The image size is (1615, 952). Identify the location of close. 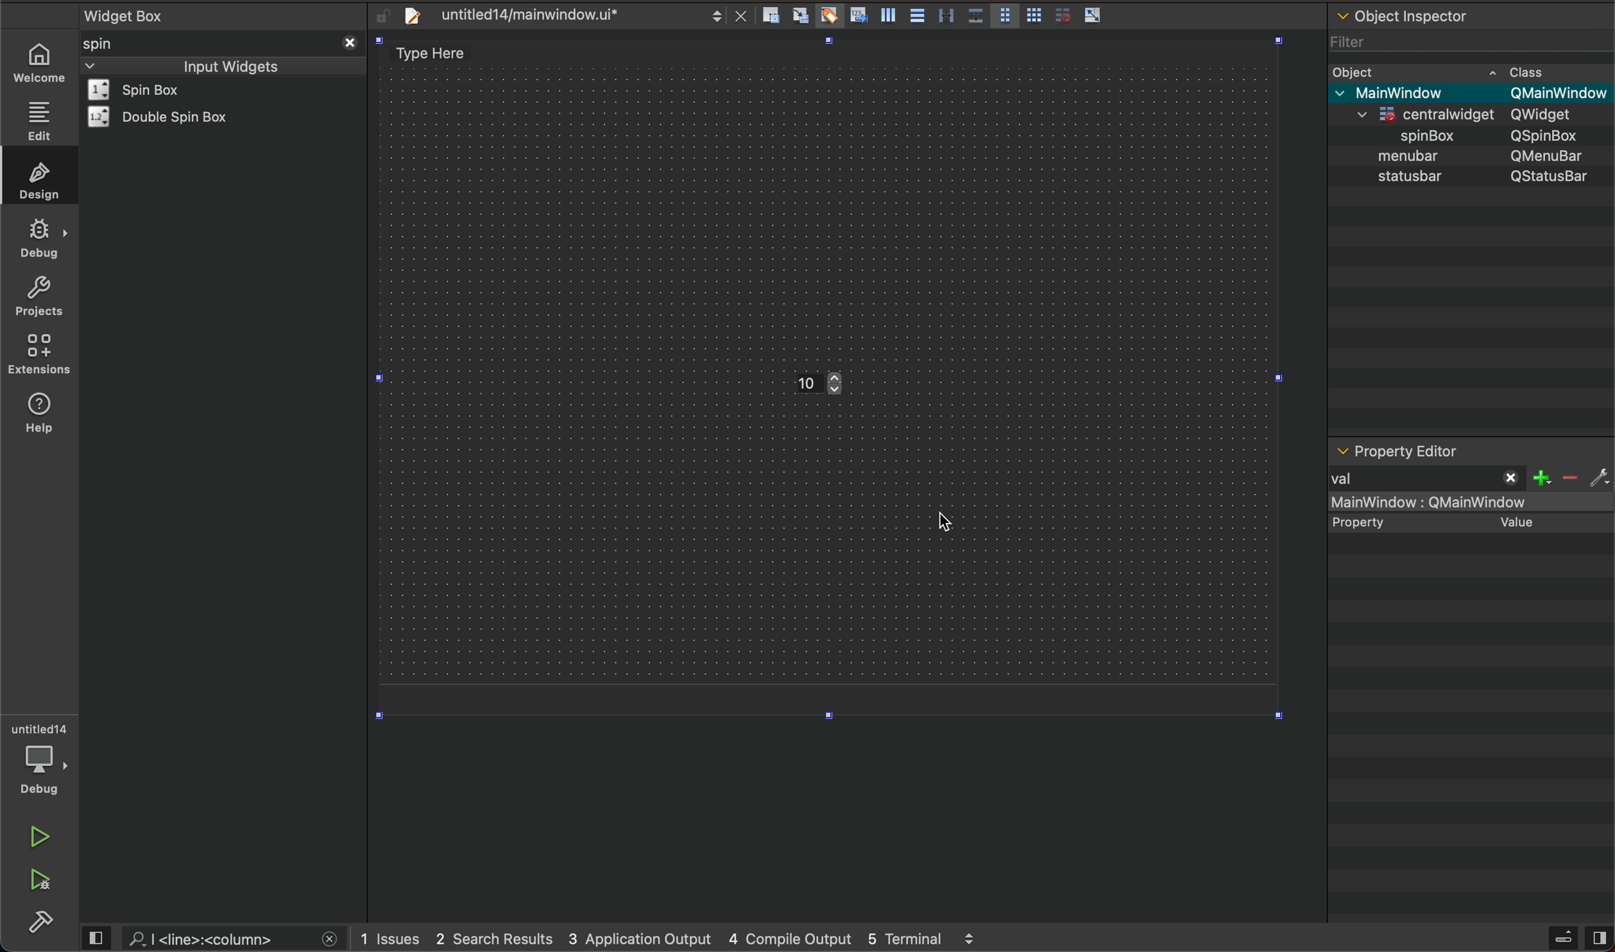
(348, 41).